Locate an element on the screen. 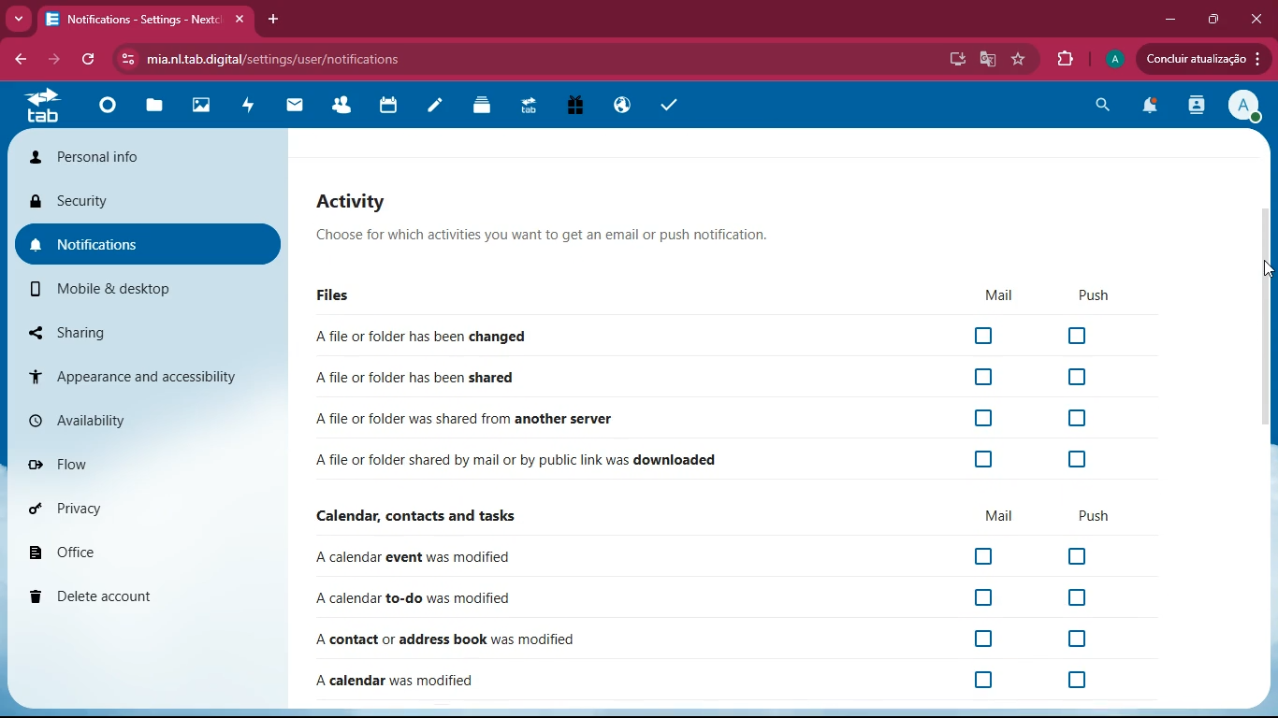  privacy is located at coordinates (150, 507).